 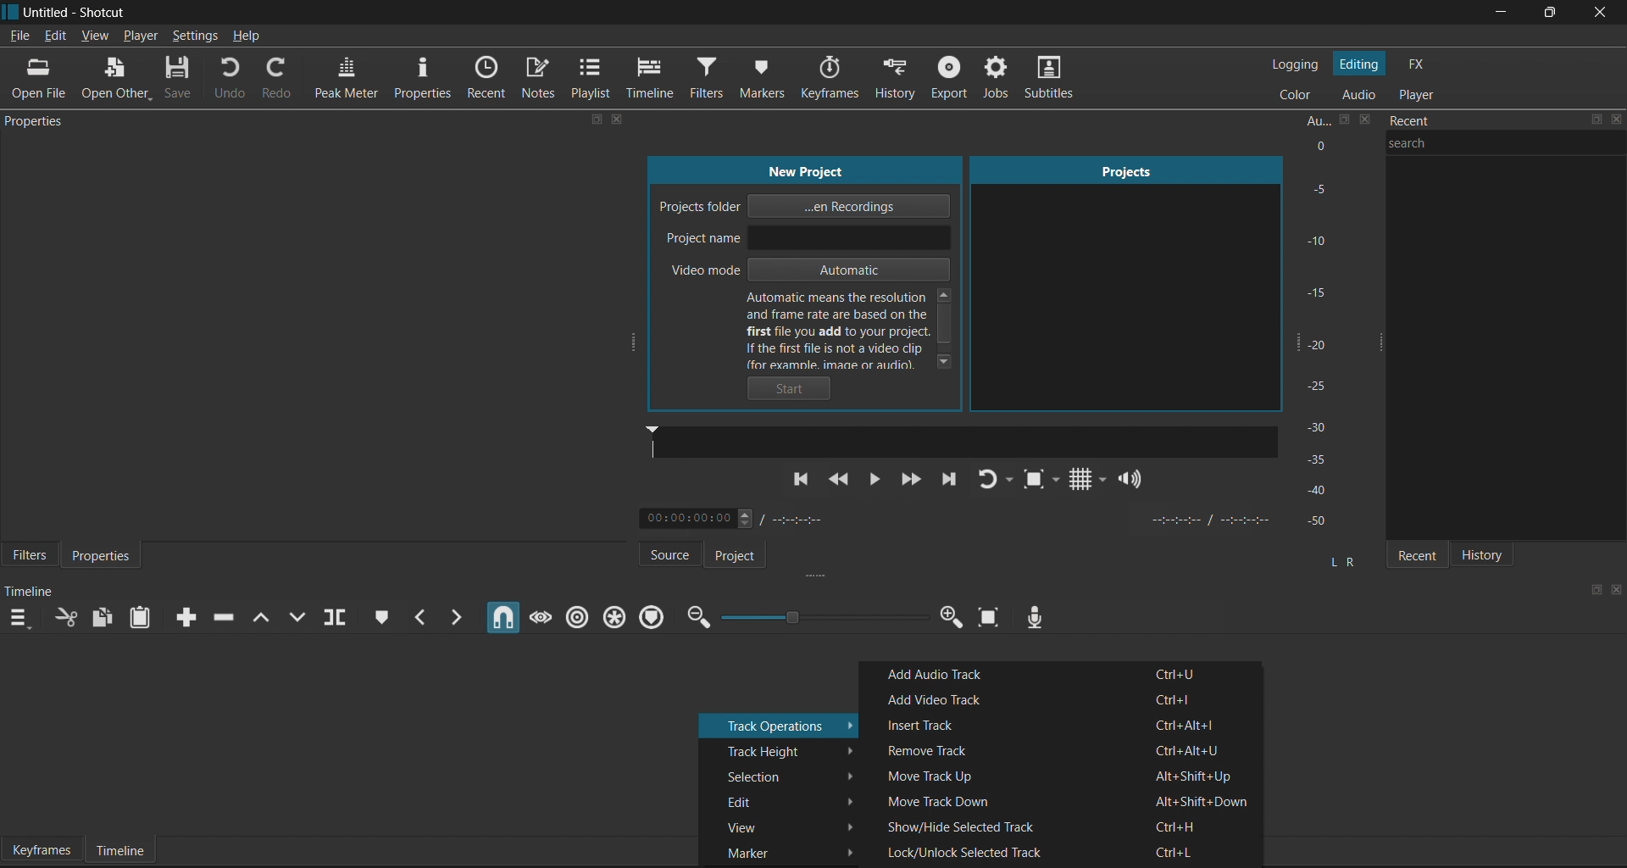 What do you see at coordinates (342, 619) in the screenshot?
I see `Split at playhead` at bounding box center [342, 619].